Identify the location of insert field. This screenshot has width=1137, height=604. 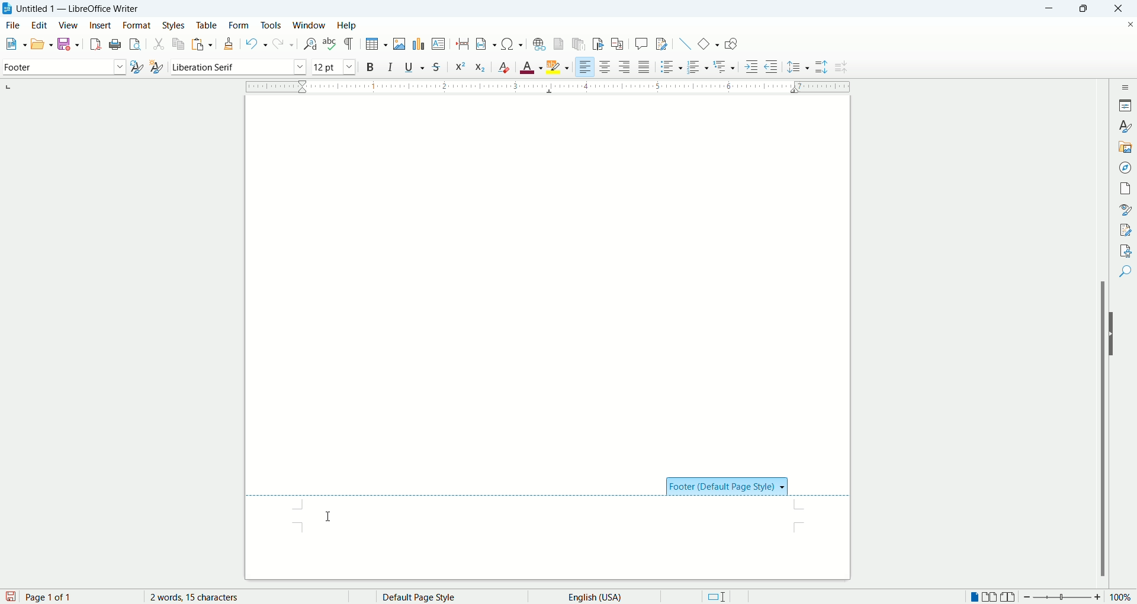
(486, 44).